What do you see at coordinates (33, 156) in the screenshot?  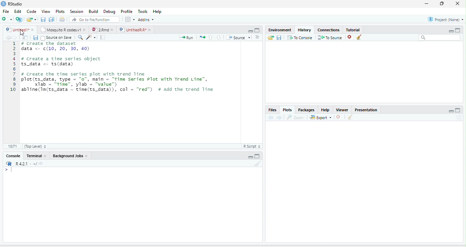 I see `Terminal` at bounding box center [33, 156].